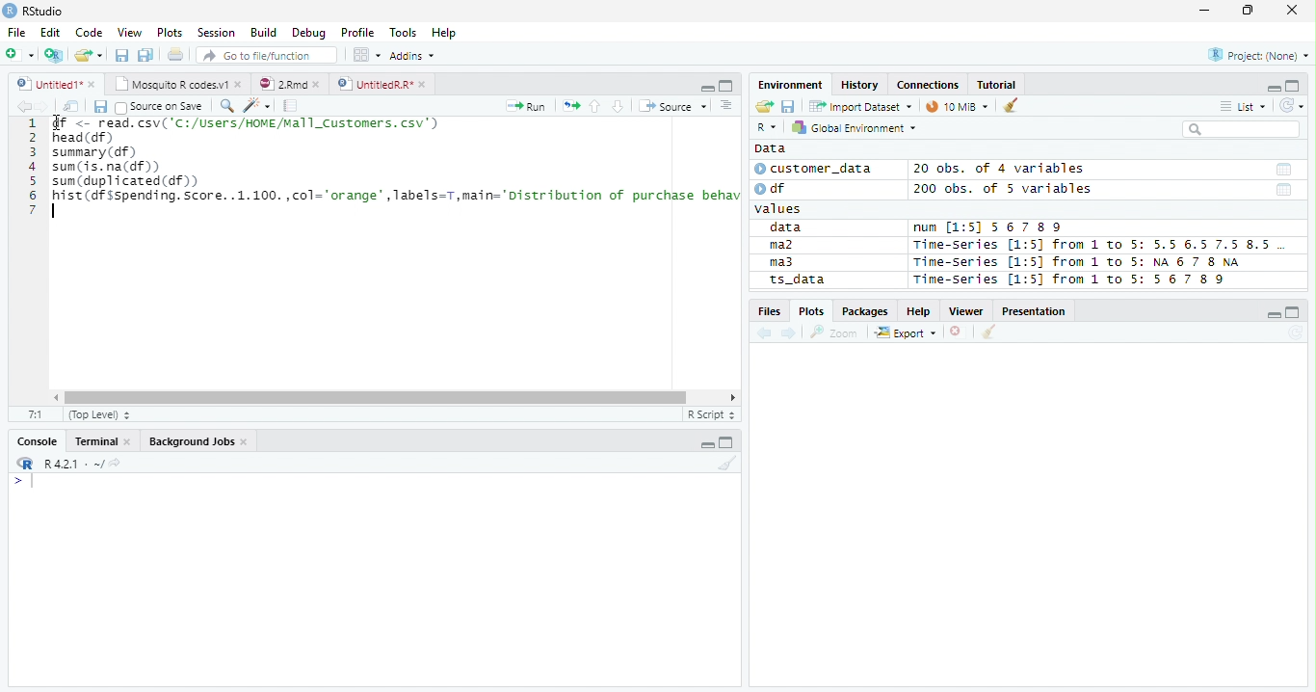 The width and height of the screenshot is (1316, 692). What do you see at coordinates (38, 439) in the screenshot?
I see `Console` at bounding box center [38, 439].